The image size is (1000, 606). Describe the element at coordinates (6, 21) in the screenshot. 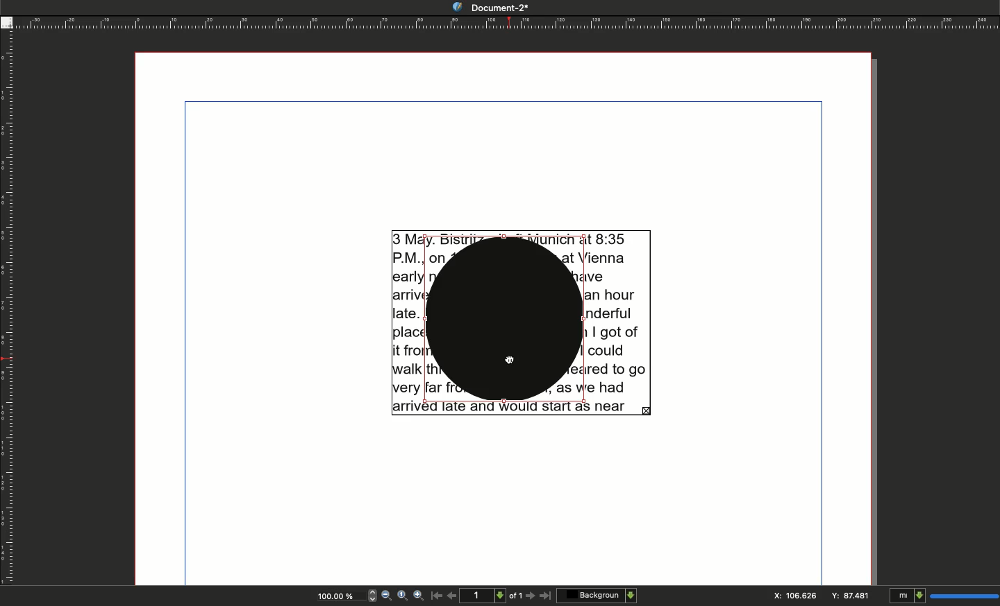

I see `Guide` at that location.